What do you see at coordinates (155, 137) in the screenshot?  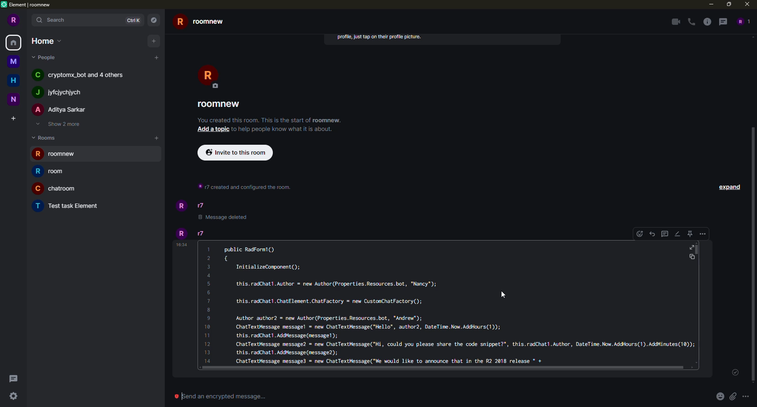 I see `add` at bounding box center [155, 137].